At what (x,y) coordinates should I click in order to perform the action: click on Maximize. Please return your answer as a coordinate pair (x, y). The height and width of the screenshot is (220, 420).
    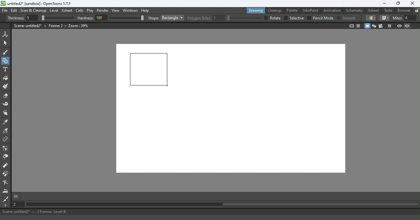
    Looking at the image, I should click on (397, 4).